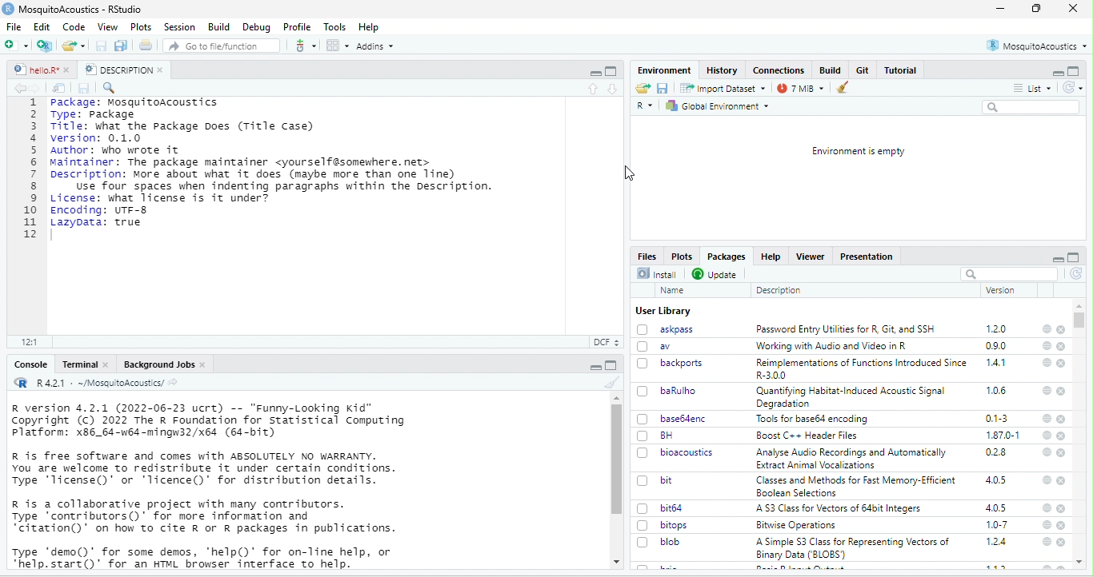 Image resolution: width=1093 pixels, height=577 pixels. I want to click on 4.0.5, so click(997, 480).